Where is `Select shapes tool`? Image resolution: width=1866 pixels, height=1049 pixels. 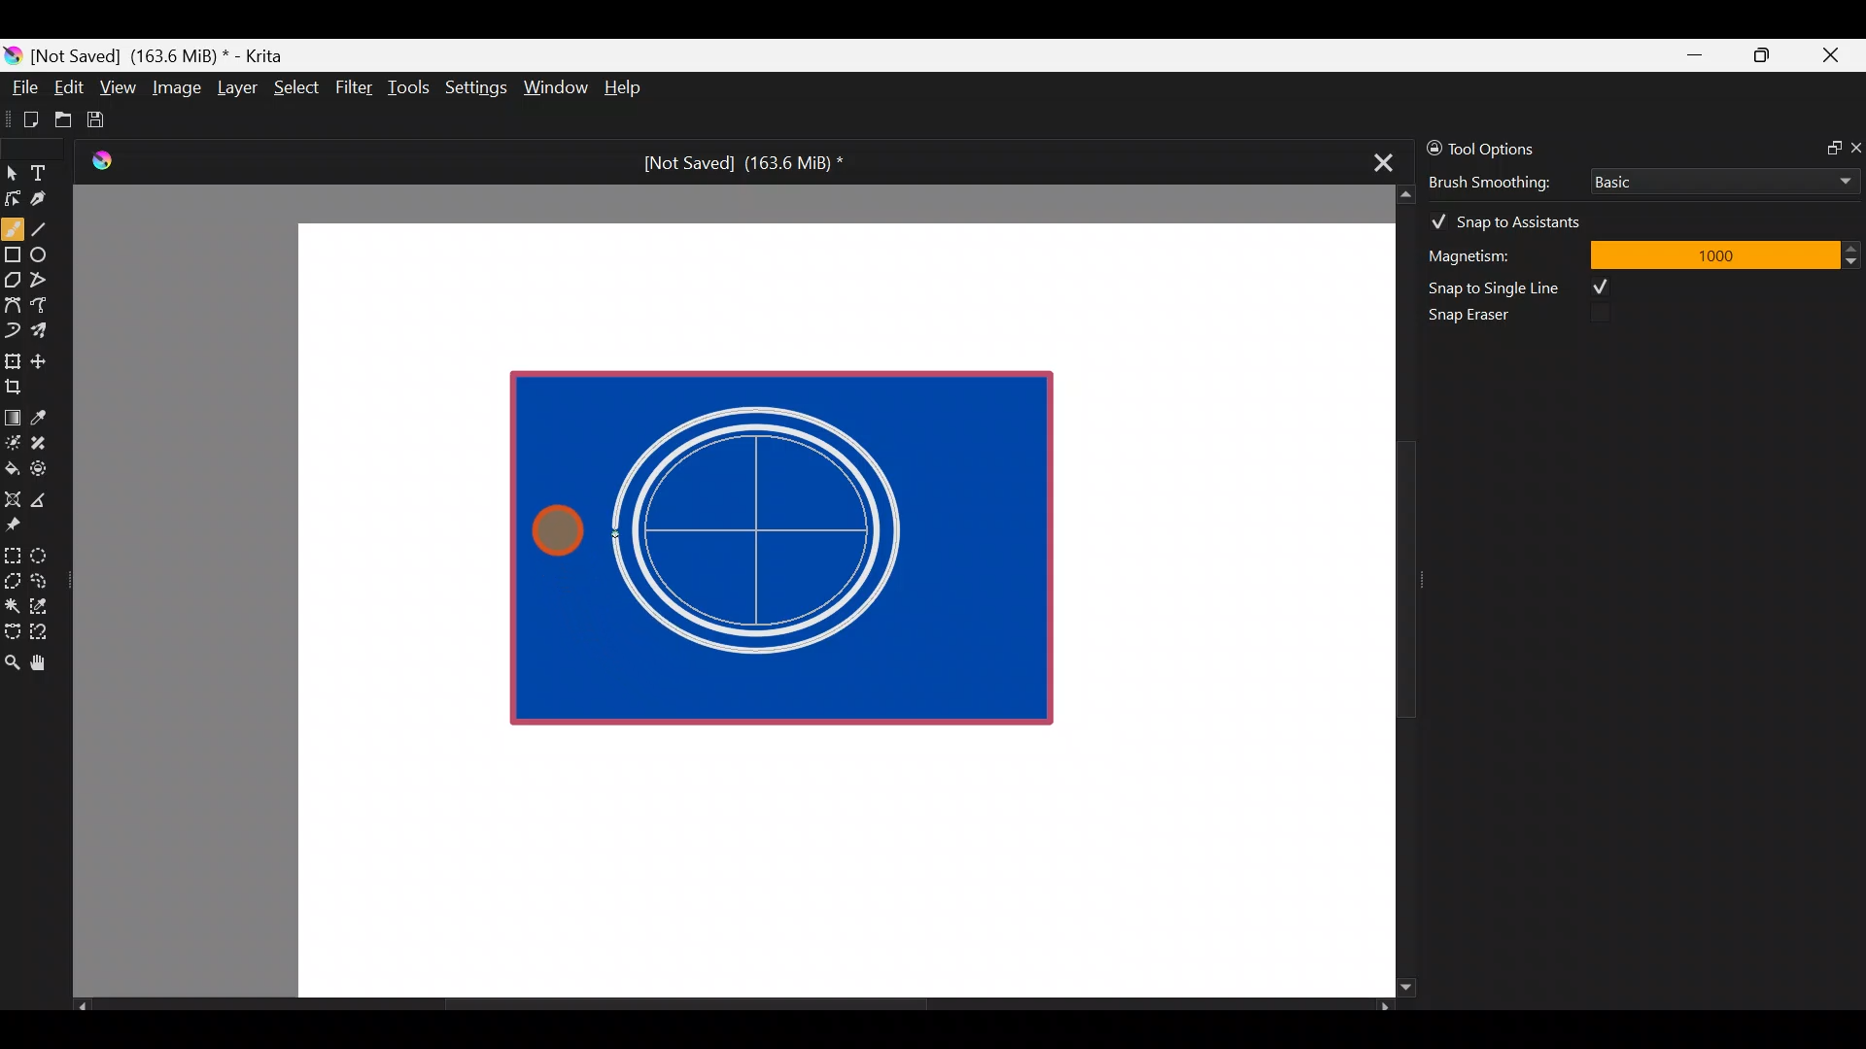
Select shapes tool is located at coordinates (12, 175).